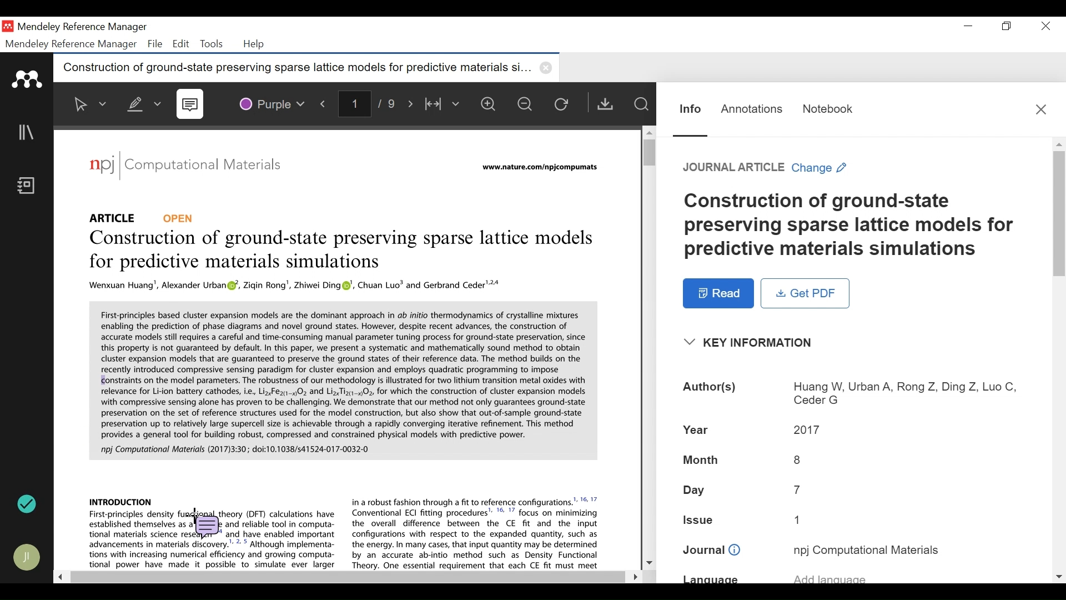 This screenshot has height=600, width=1066. What do you see at coordinates (444, 105) in the screenshot?
I see `Width to fit` at bounding box center [444, 105].